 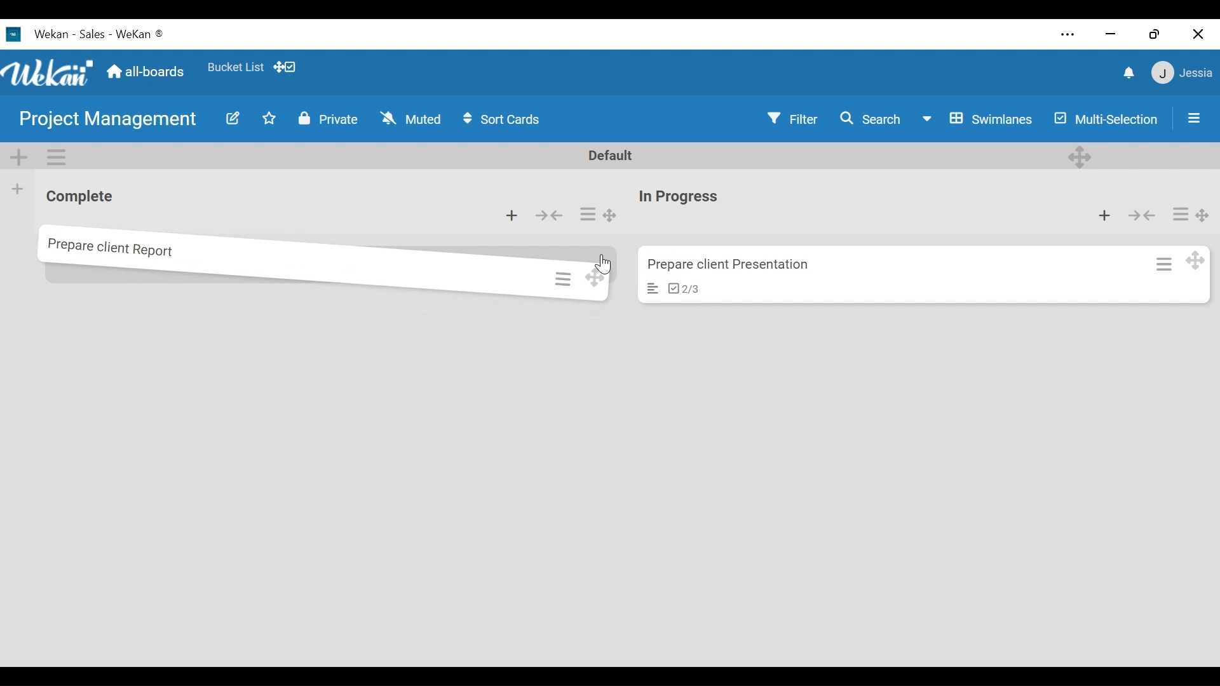 What do you see at coordinates (123, 251) in the screenshot?
I see `prepare client report` at bounding box center [123, 251].